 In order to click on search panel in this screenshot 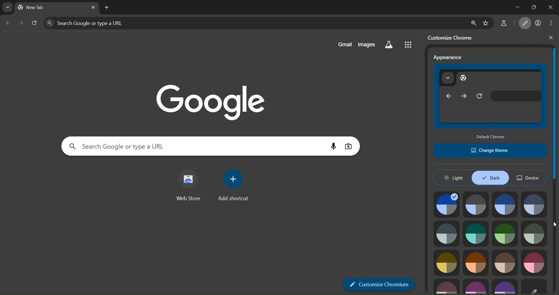, I will do `click(194, 146)`.